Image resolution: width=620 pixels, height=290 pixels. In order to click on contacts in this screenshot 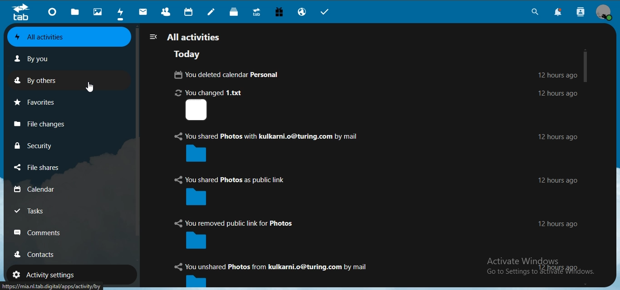, I will do `click(43, 254)`.